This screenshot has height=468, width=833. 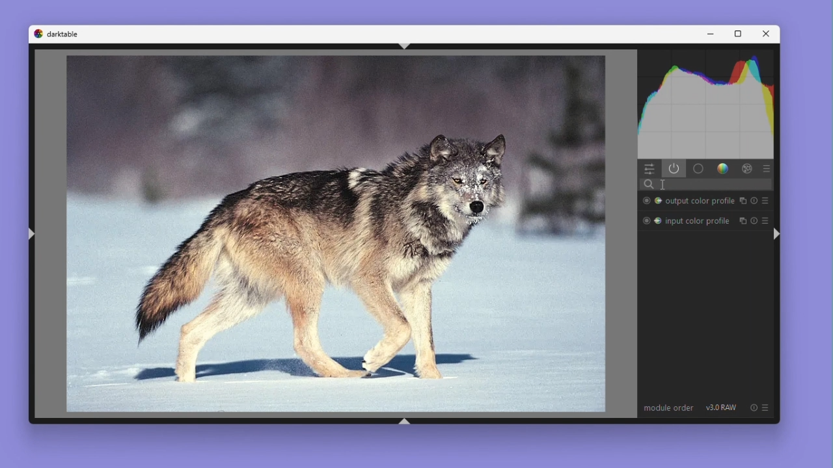 I want to click on Reset, so click(x=754, y=218).